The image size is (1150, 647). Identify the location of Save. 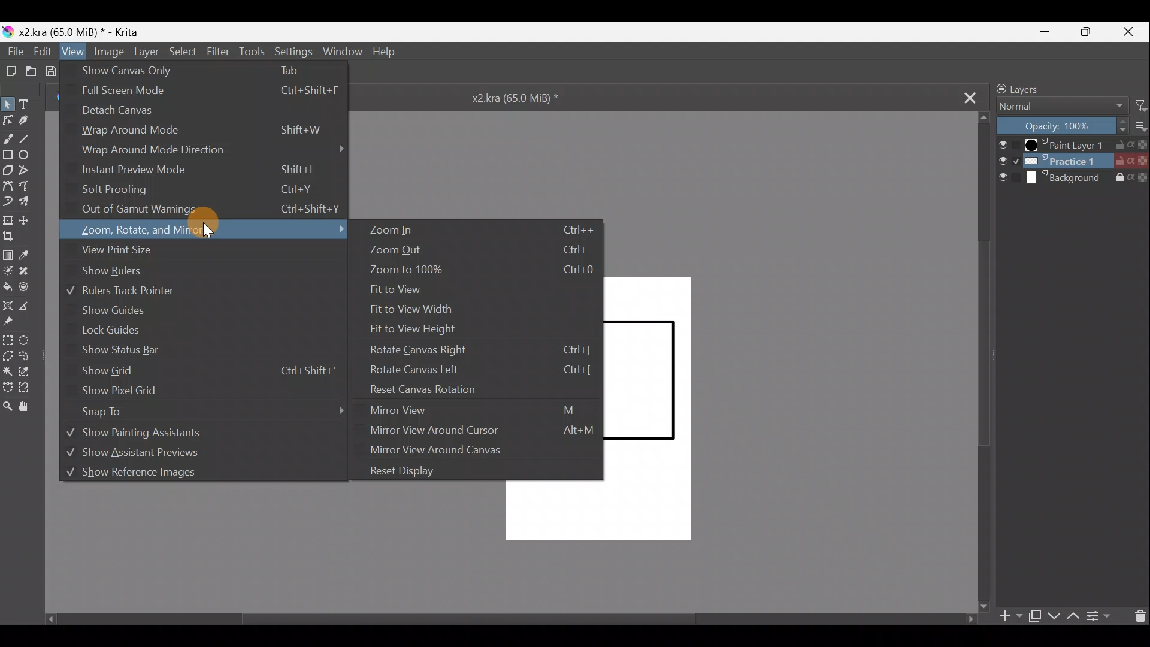
(55, 71).